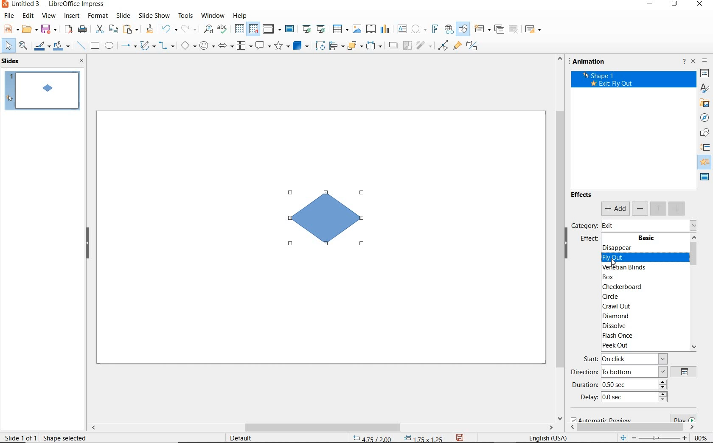 The height and width of the screenshot is (443, 713). Describe the element at coordinates (371, 30) in the screenshot. I see `insert audio or video` at that location.